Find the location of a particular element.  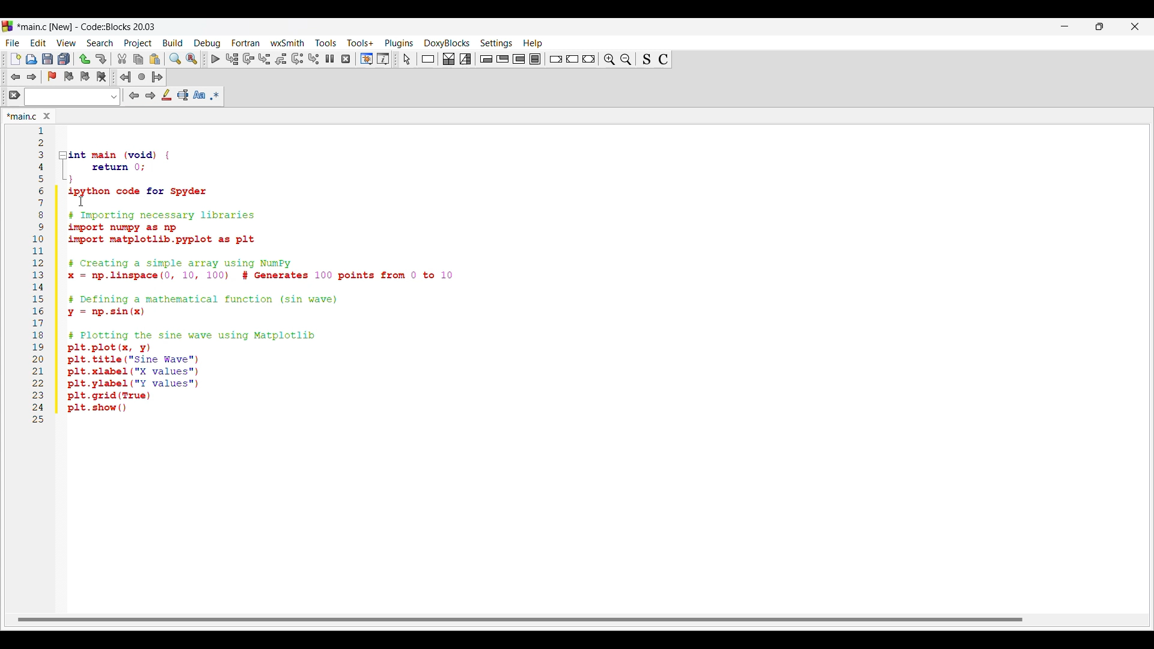

Fortran menu is located at coordinates (245, 43).